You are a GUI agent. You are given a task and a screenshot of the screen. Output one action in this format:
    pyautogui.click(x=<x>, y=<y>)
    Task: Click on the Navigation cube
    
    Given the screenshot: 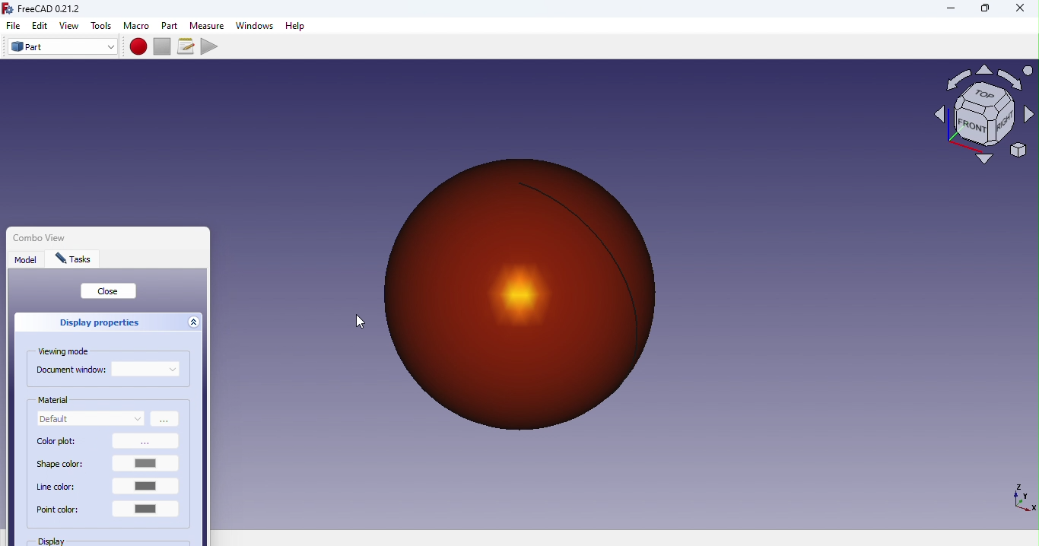 What is the action you would take?
    pyautogui.click(x=983, y=120)
    